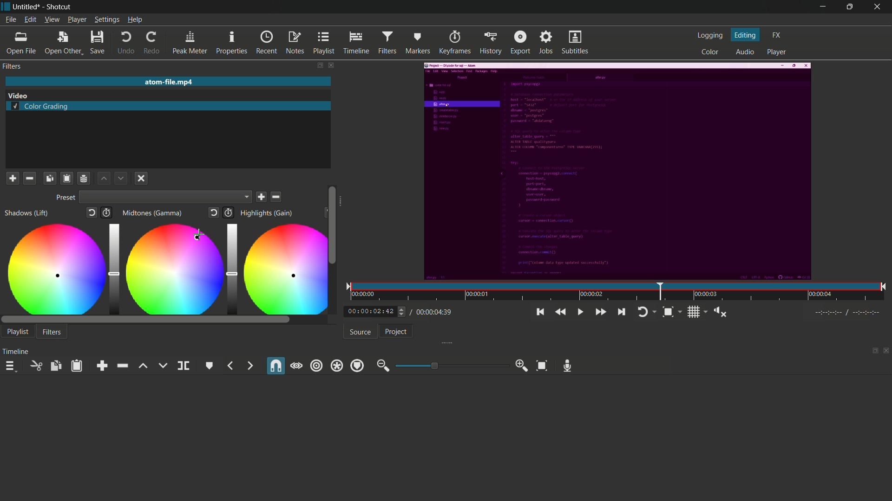  What do you see at coordinates (722, 313) in the screenshot?
I see `show volume control` at bounding box center [722, 313].